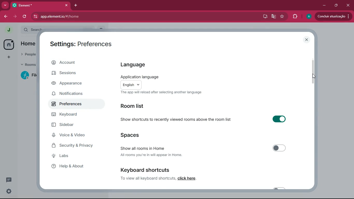 Image resolution: width=354 pixels, height=199 pixels. I want to click on application language , so click(139, 76).